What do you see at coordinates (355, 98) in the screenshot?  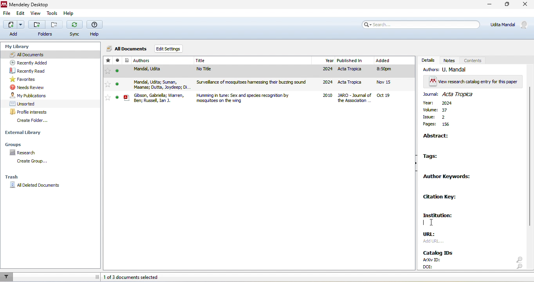 I see `jaro journal of the association` at bounding box center [355, 98].